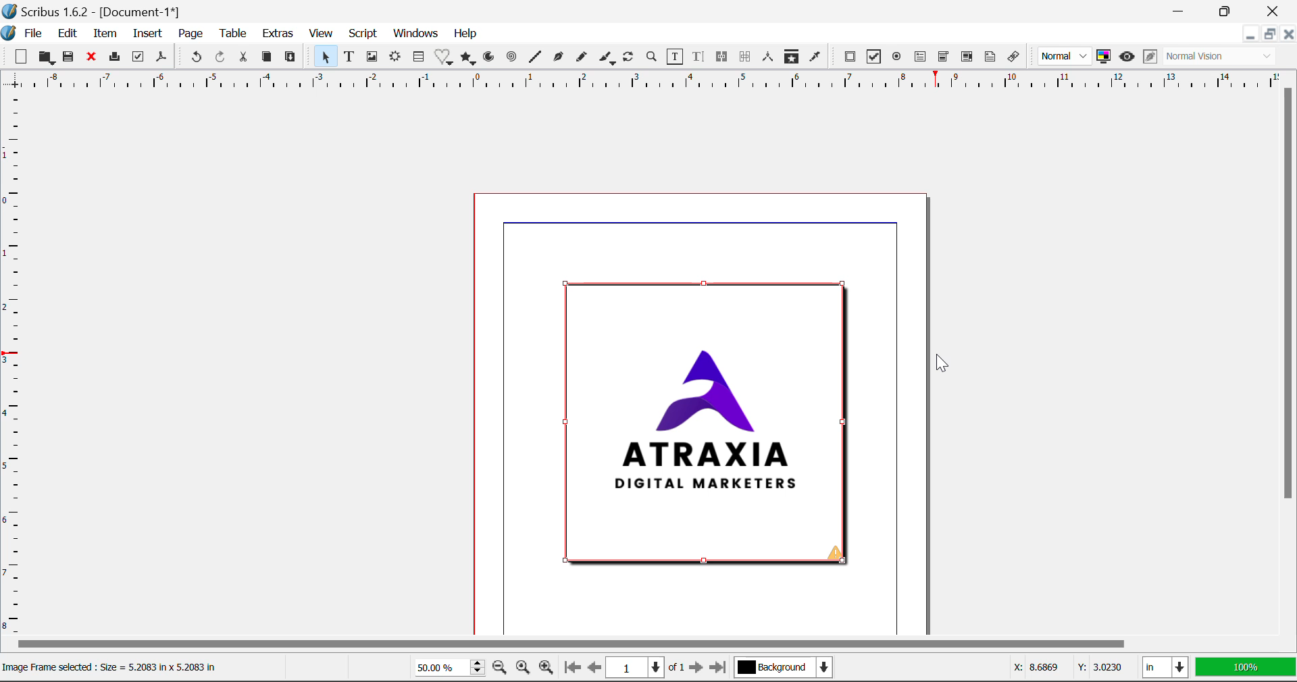  I want to click on Table, so click(234, 34).